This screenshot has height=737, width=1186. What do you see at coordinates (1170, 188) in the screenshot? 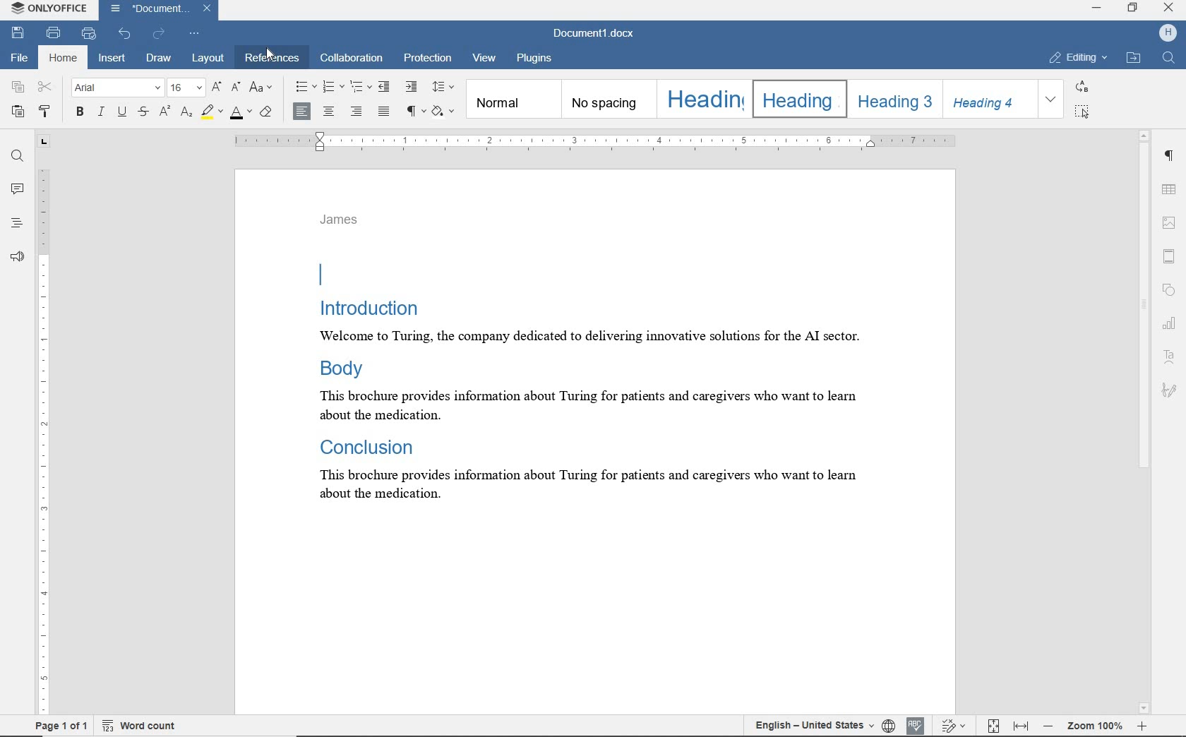
I see `table` at bounding box center [1170, 188].